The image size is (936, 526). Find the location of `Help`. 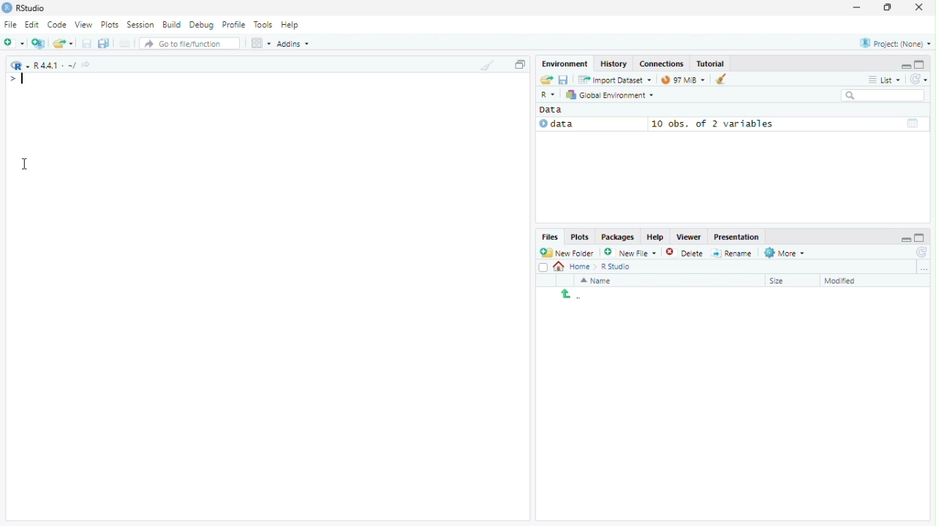

Help is located at coordinates (292, 26).